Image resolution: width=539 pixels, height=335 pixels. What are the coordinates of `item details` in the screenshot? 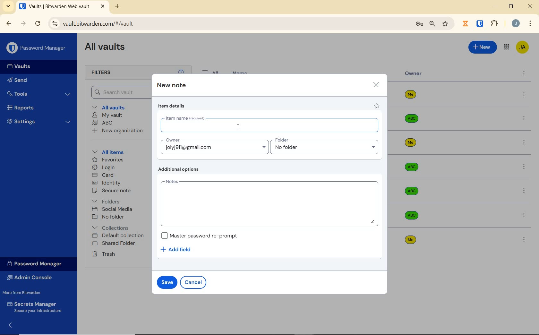 It's located at (172, 107).